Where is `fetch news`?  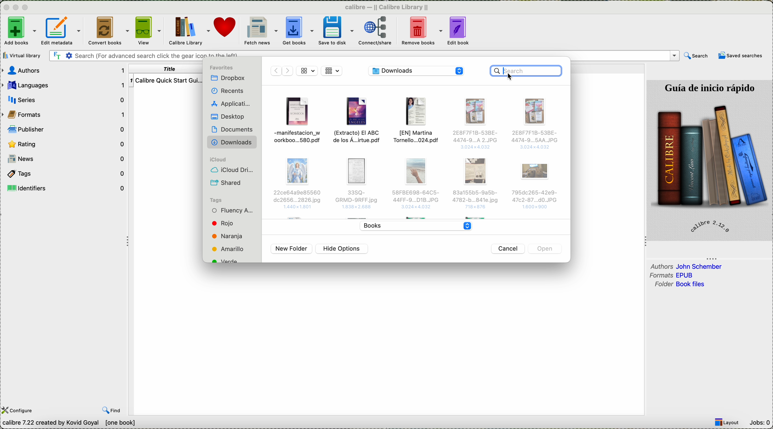
fetch news is located at coordinates (261, 31).